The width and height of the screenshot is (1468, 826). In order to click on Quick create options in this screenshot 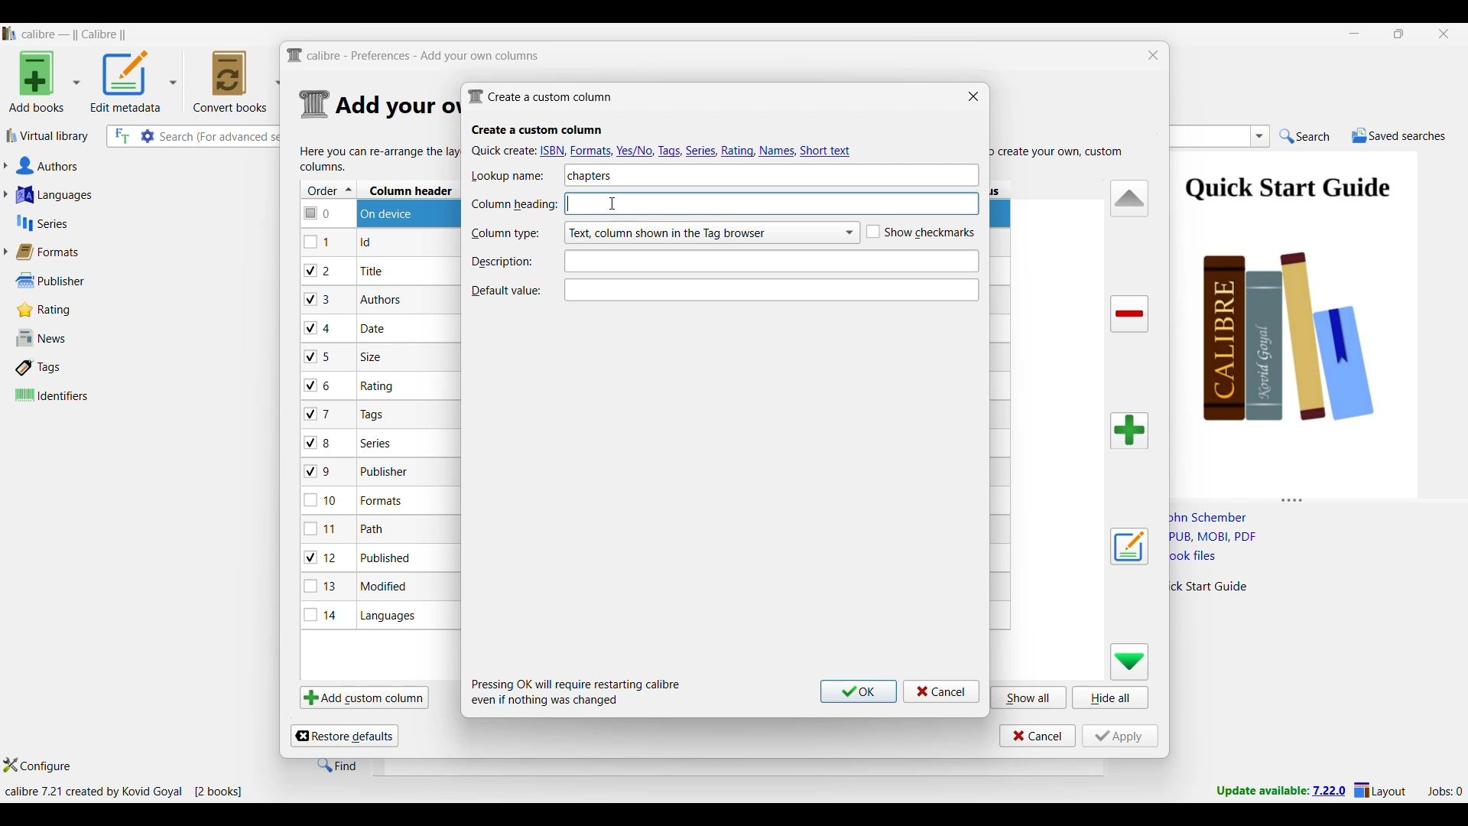, I will do `click(664, 150)`.